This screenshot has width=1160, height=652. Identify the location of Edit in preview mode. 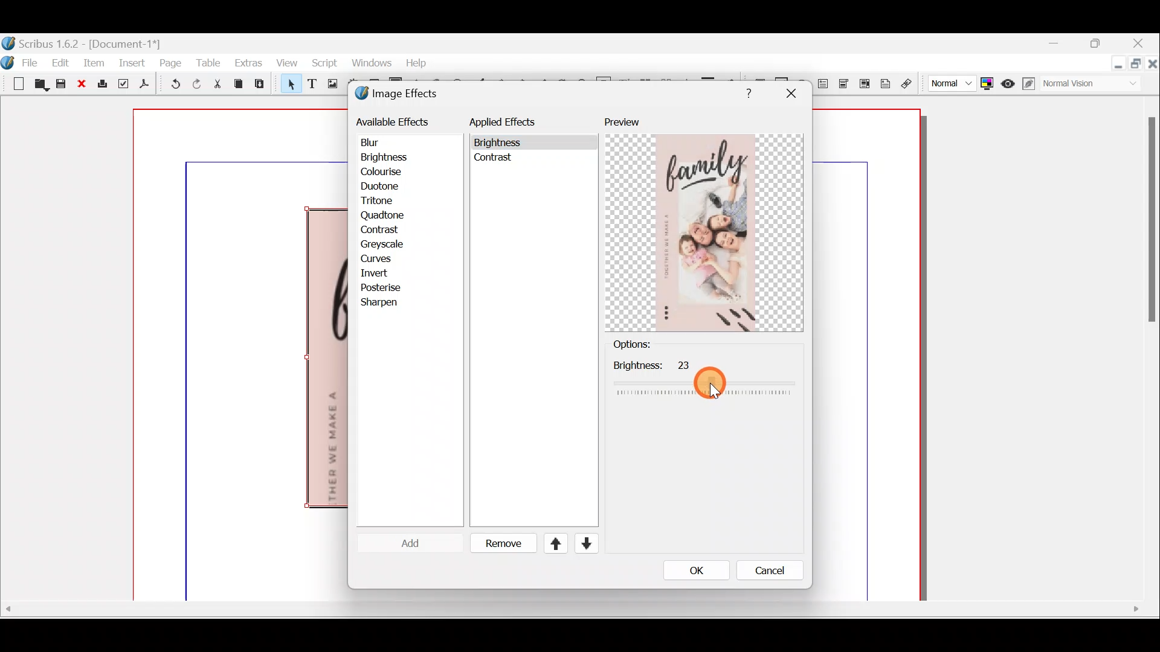
(1030, 83).